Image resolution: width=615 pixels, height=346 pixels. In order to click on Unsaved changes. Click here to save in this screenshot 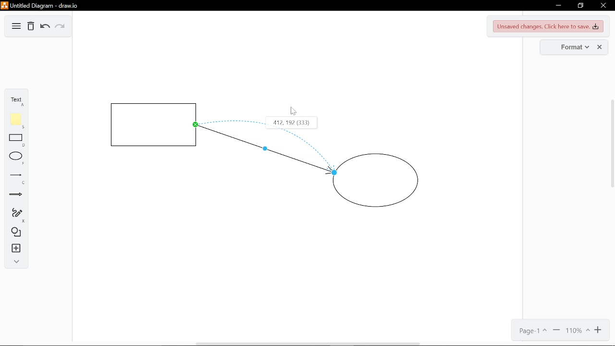, I will do `click(547, 26)`.